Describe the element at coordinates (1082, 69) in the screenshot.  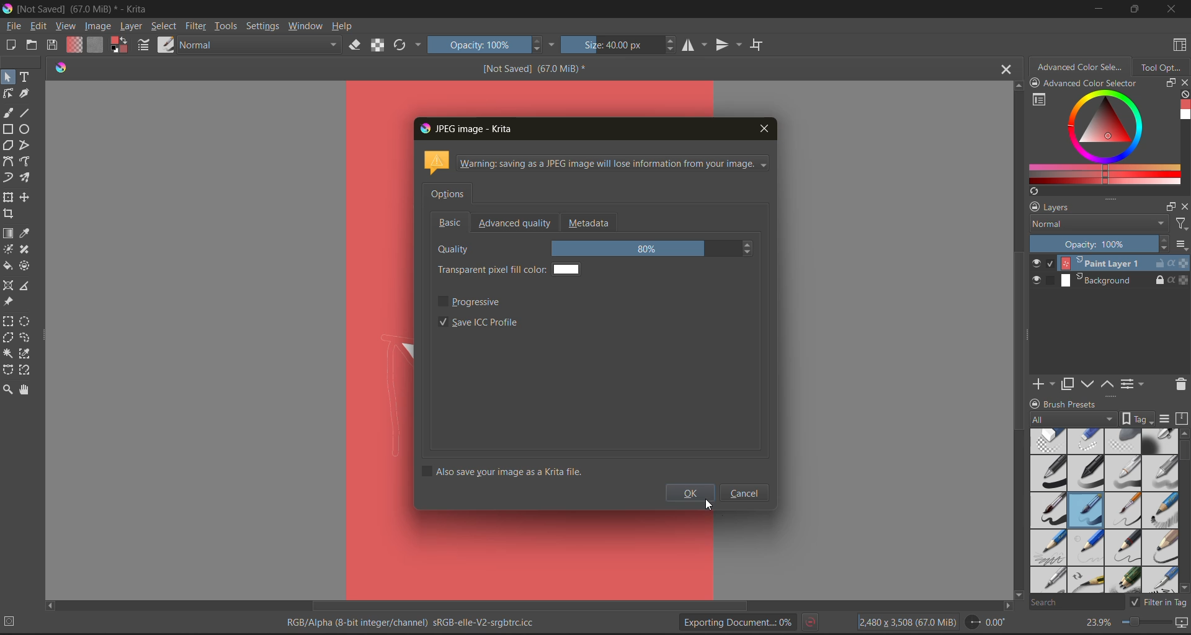
I see `advanced color selector` at that location.